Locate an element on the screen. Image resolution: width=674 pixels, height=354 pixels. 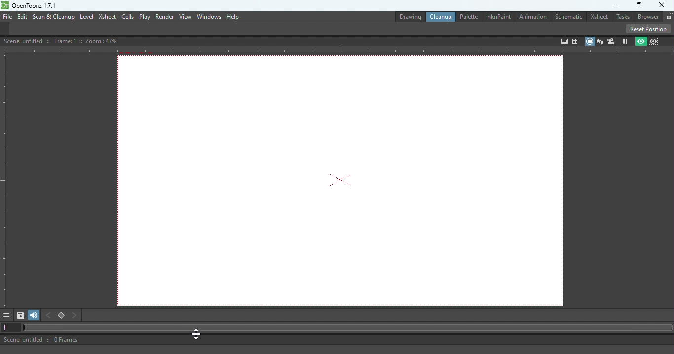
Canvas details is located at coordinates (63, 40).